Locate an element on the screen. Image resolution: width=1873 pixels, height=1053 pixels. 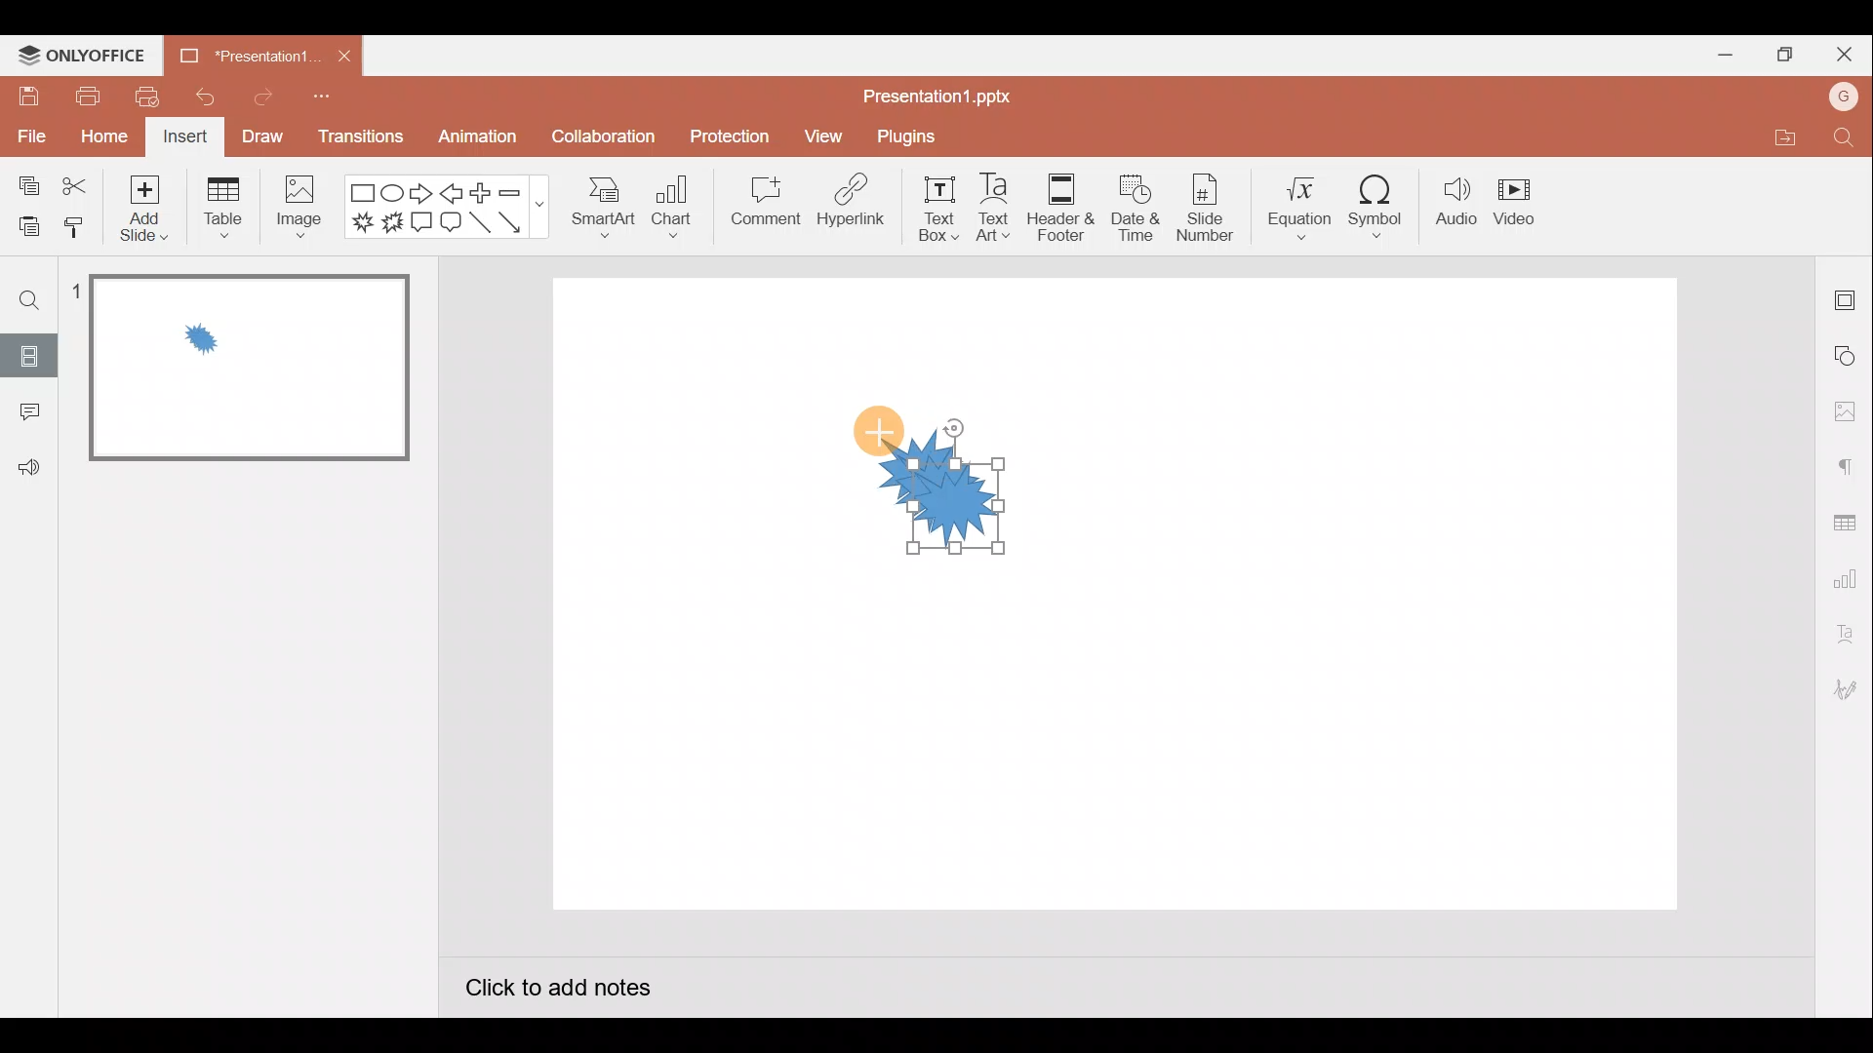
Presentation1. is located at coordinates (244, 53).